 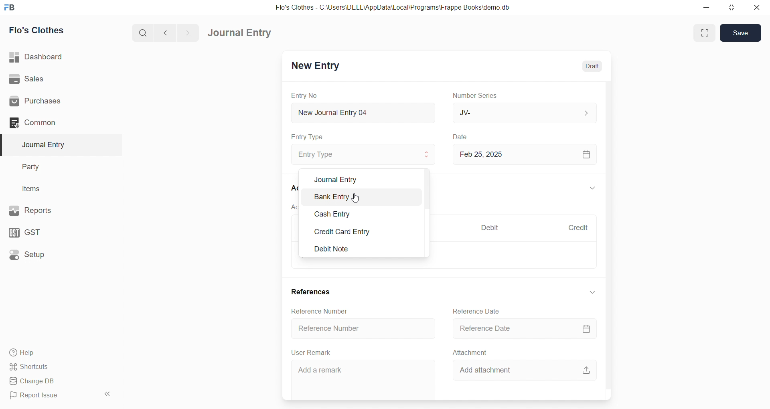 I want to click on navigate forward, so click(x=187, y=32).